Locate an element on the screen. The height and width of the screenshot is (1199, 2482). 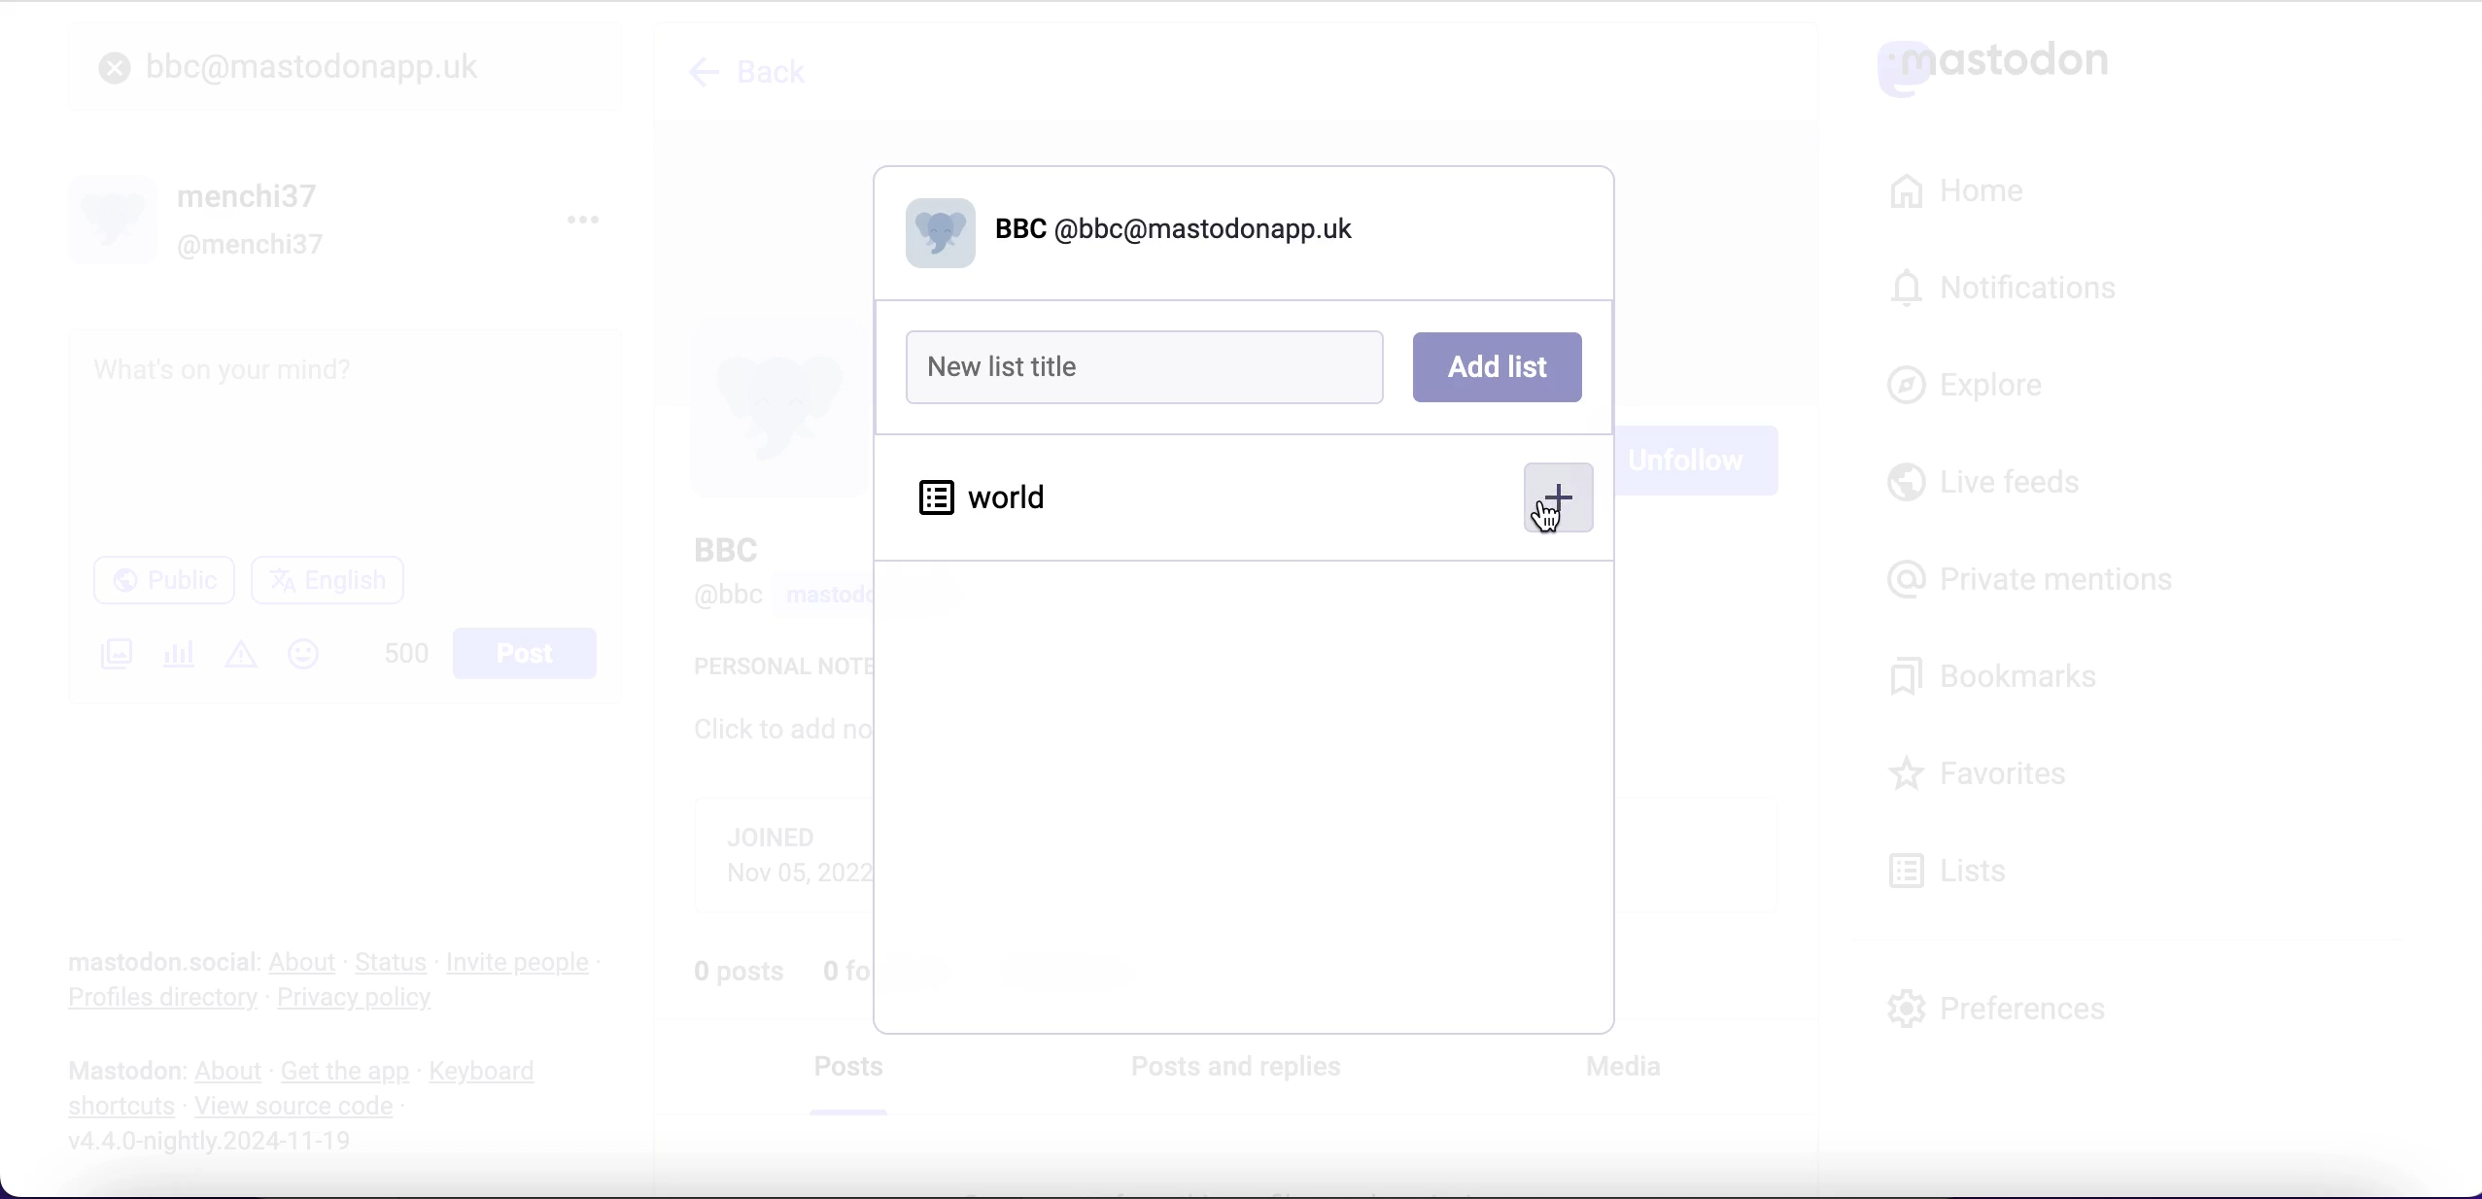
favorites is located at coordinates (1984, 776).